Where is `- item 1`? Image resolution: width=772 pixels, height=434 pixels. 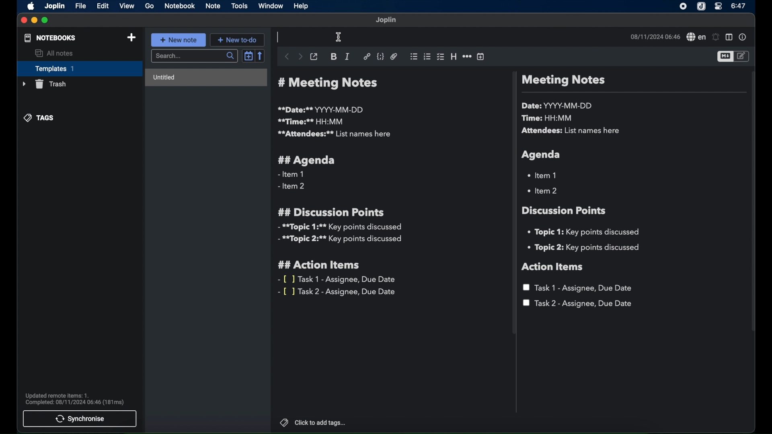
- item 1 is located at coordinates (290, 174).